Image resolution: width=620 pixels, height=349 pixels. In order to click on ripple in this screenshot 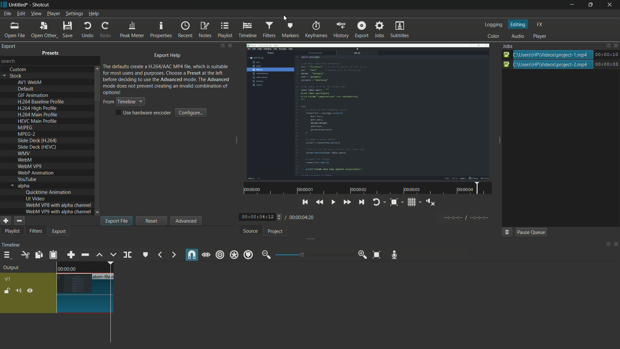, I will do `click(220, 255)`.